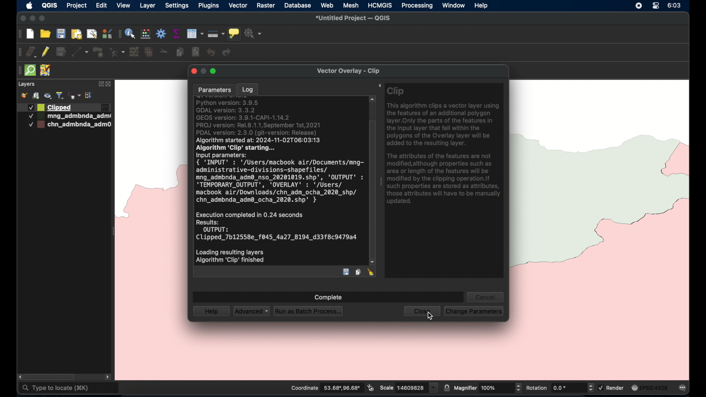 The image size is (706, 397). I want to click on no action selected, so click(253, 33).